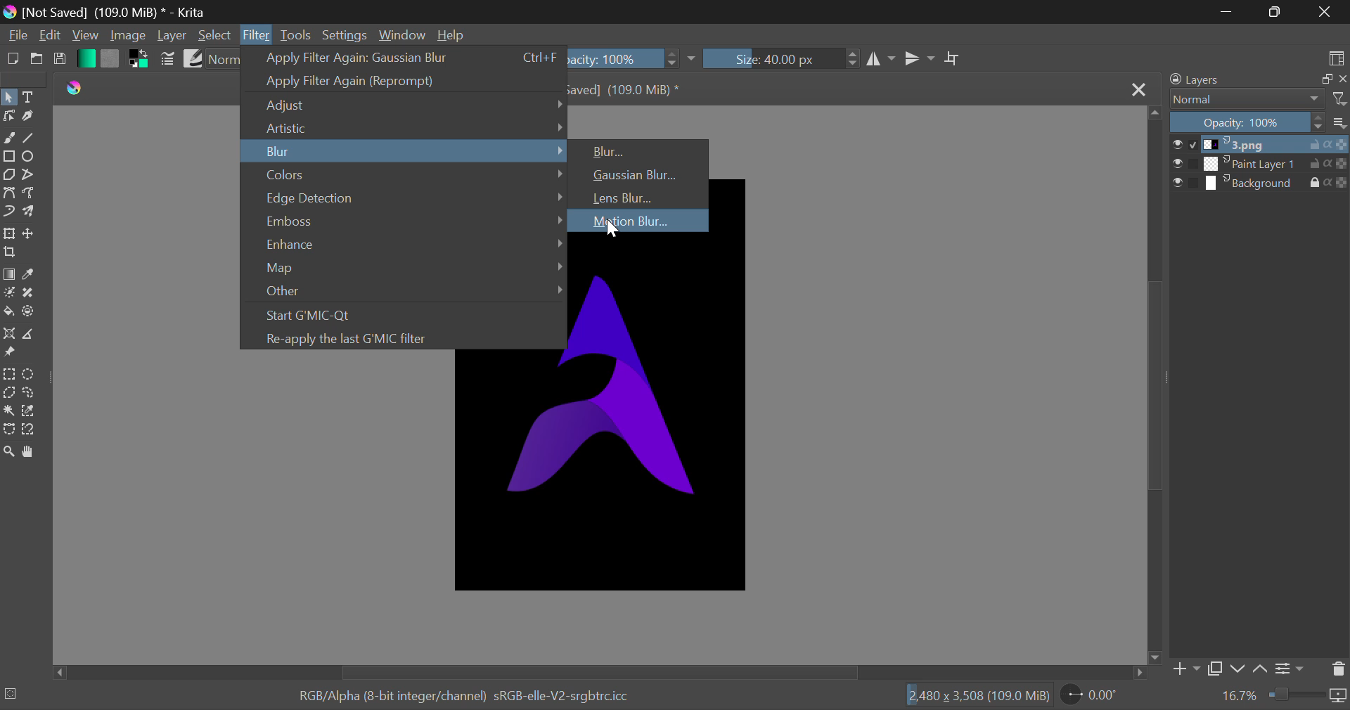 Image resolution: width=1350 pixels, height=710 pixels. Describe the element at coordinates (31, 212) in the screenshot. I see `Multibrush` at that location.